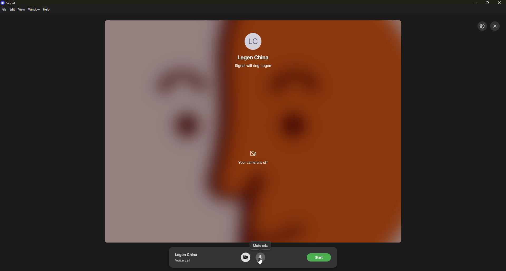 The height and width of the screenshot is (271, 506). What do you see at coordinates (189, 257) in the screenshot?
I see `contact voice call` at bounding box center [189, 257].